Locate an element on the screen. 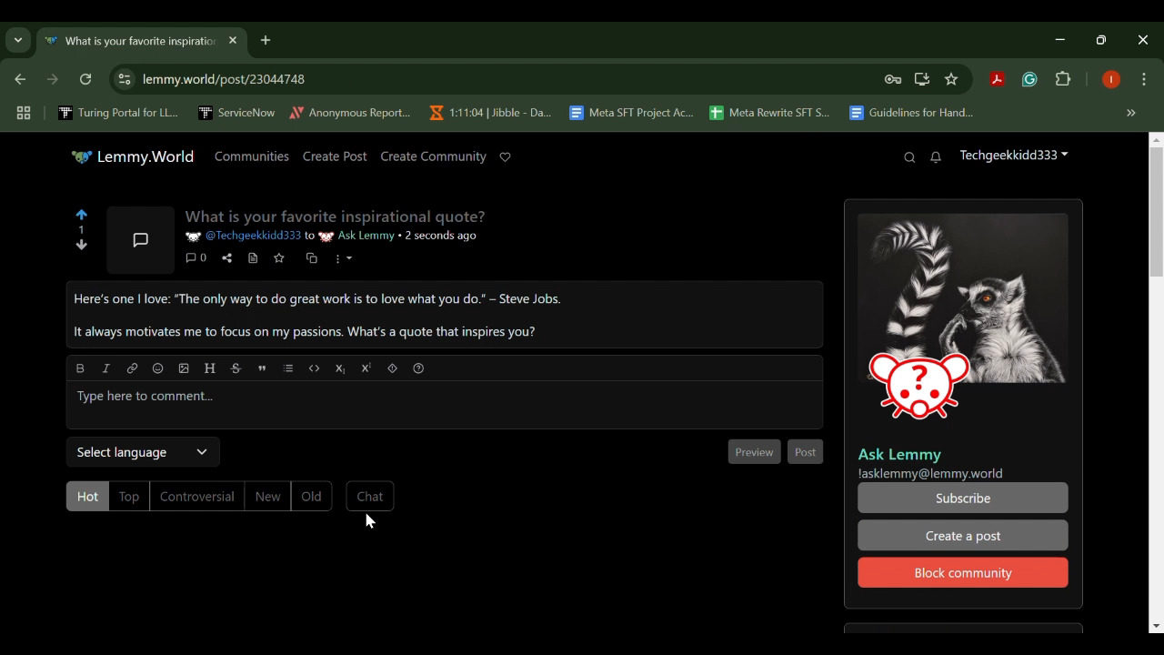  upload image is located at coordinates (186, 368).